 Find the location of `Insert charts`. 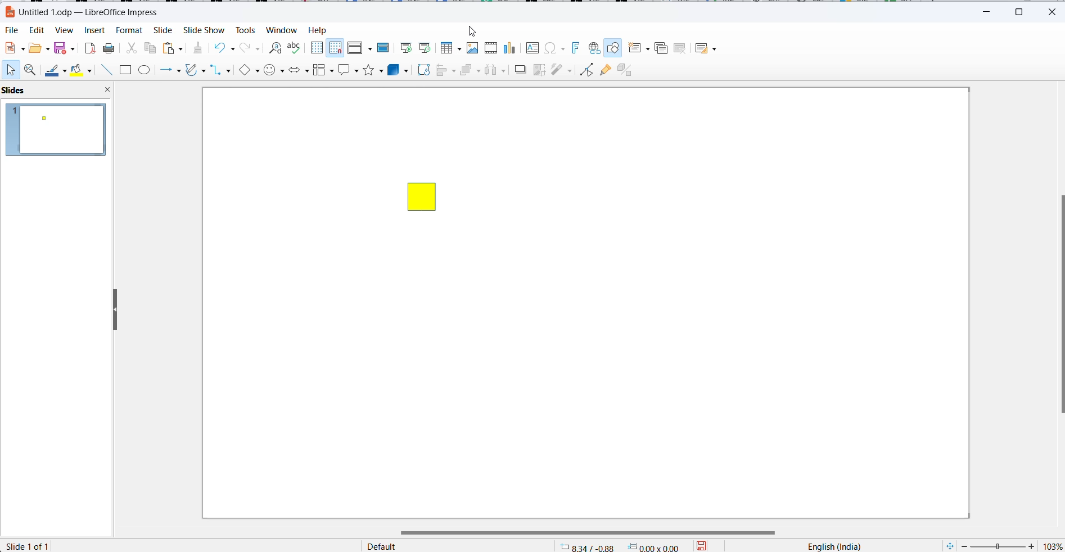

Insert charts is located at coordinates (512, 48).